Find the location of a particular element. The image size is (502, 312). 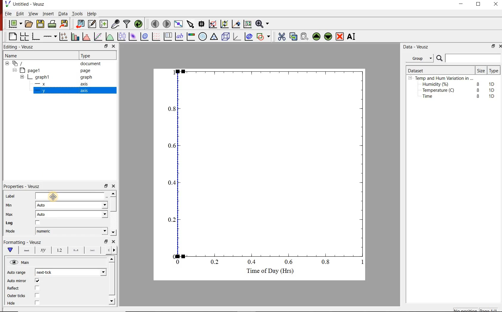

Rename the selected widget is located at coordinates (353, 36).